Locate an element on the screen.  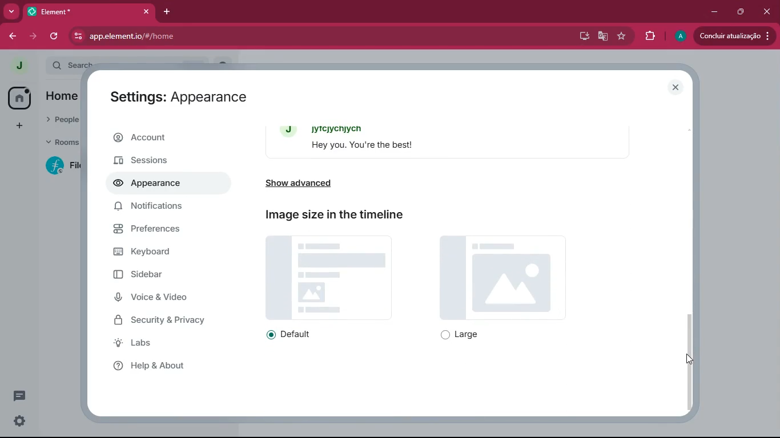
add is located at coordinates (15, 126).